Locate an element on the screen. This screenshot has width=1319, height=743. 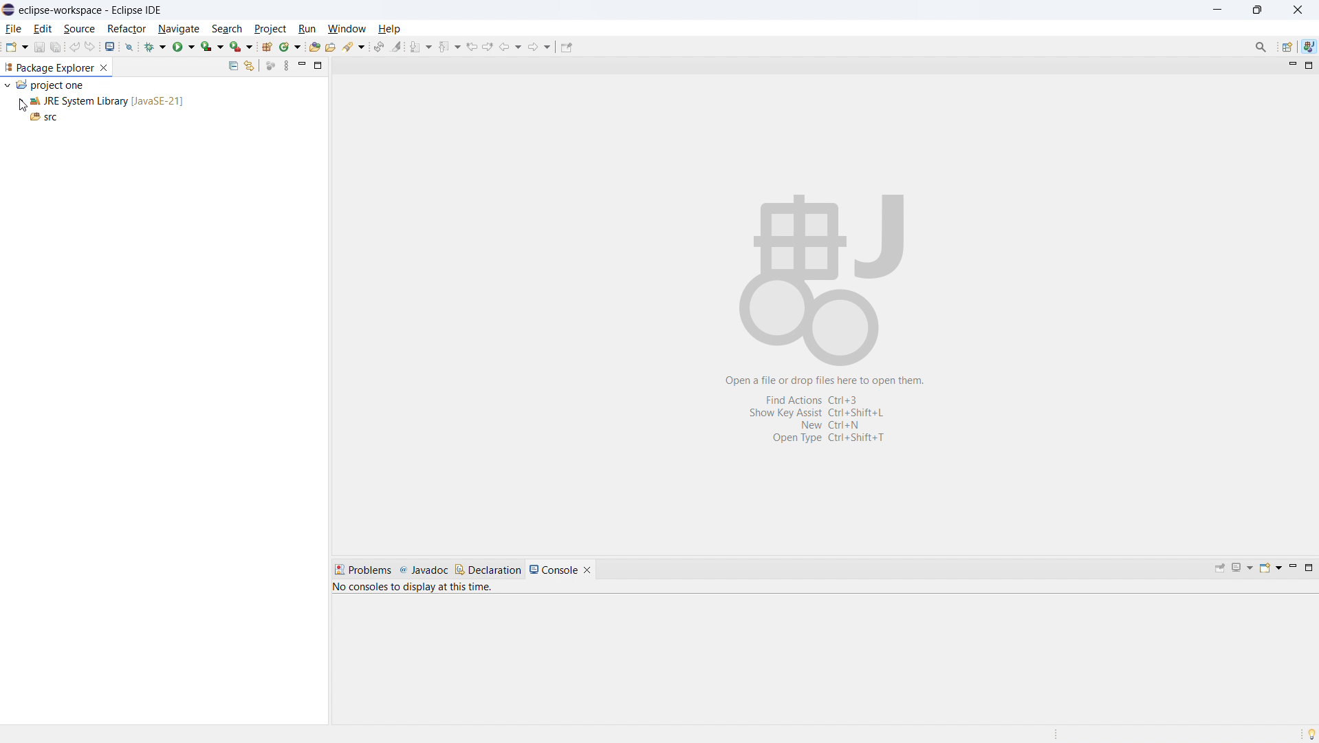
javadoc is located at coordinates (425, 569).